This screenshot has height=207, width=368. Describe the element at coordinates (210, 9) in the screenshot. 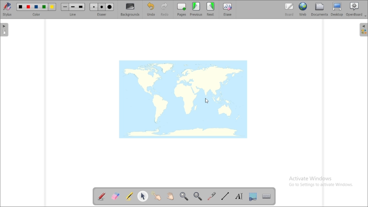

I see `next` at that location.